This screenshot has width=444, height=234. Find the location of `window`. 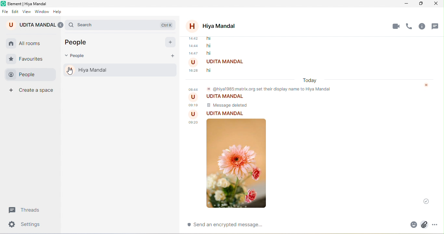

window is located at coordinates (42, 11).